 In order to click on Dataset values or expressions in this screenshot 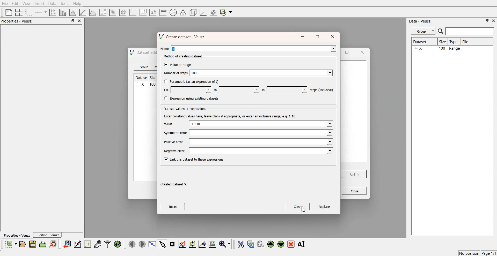, I will do `click(186, 109)`.